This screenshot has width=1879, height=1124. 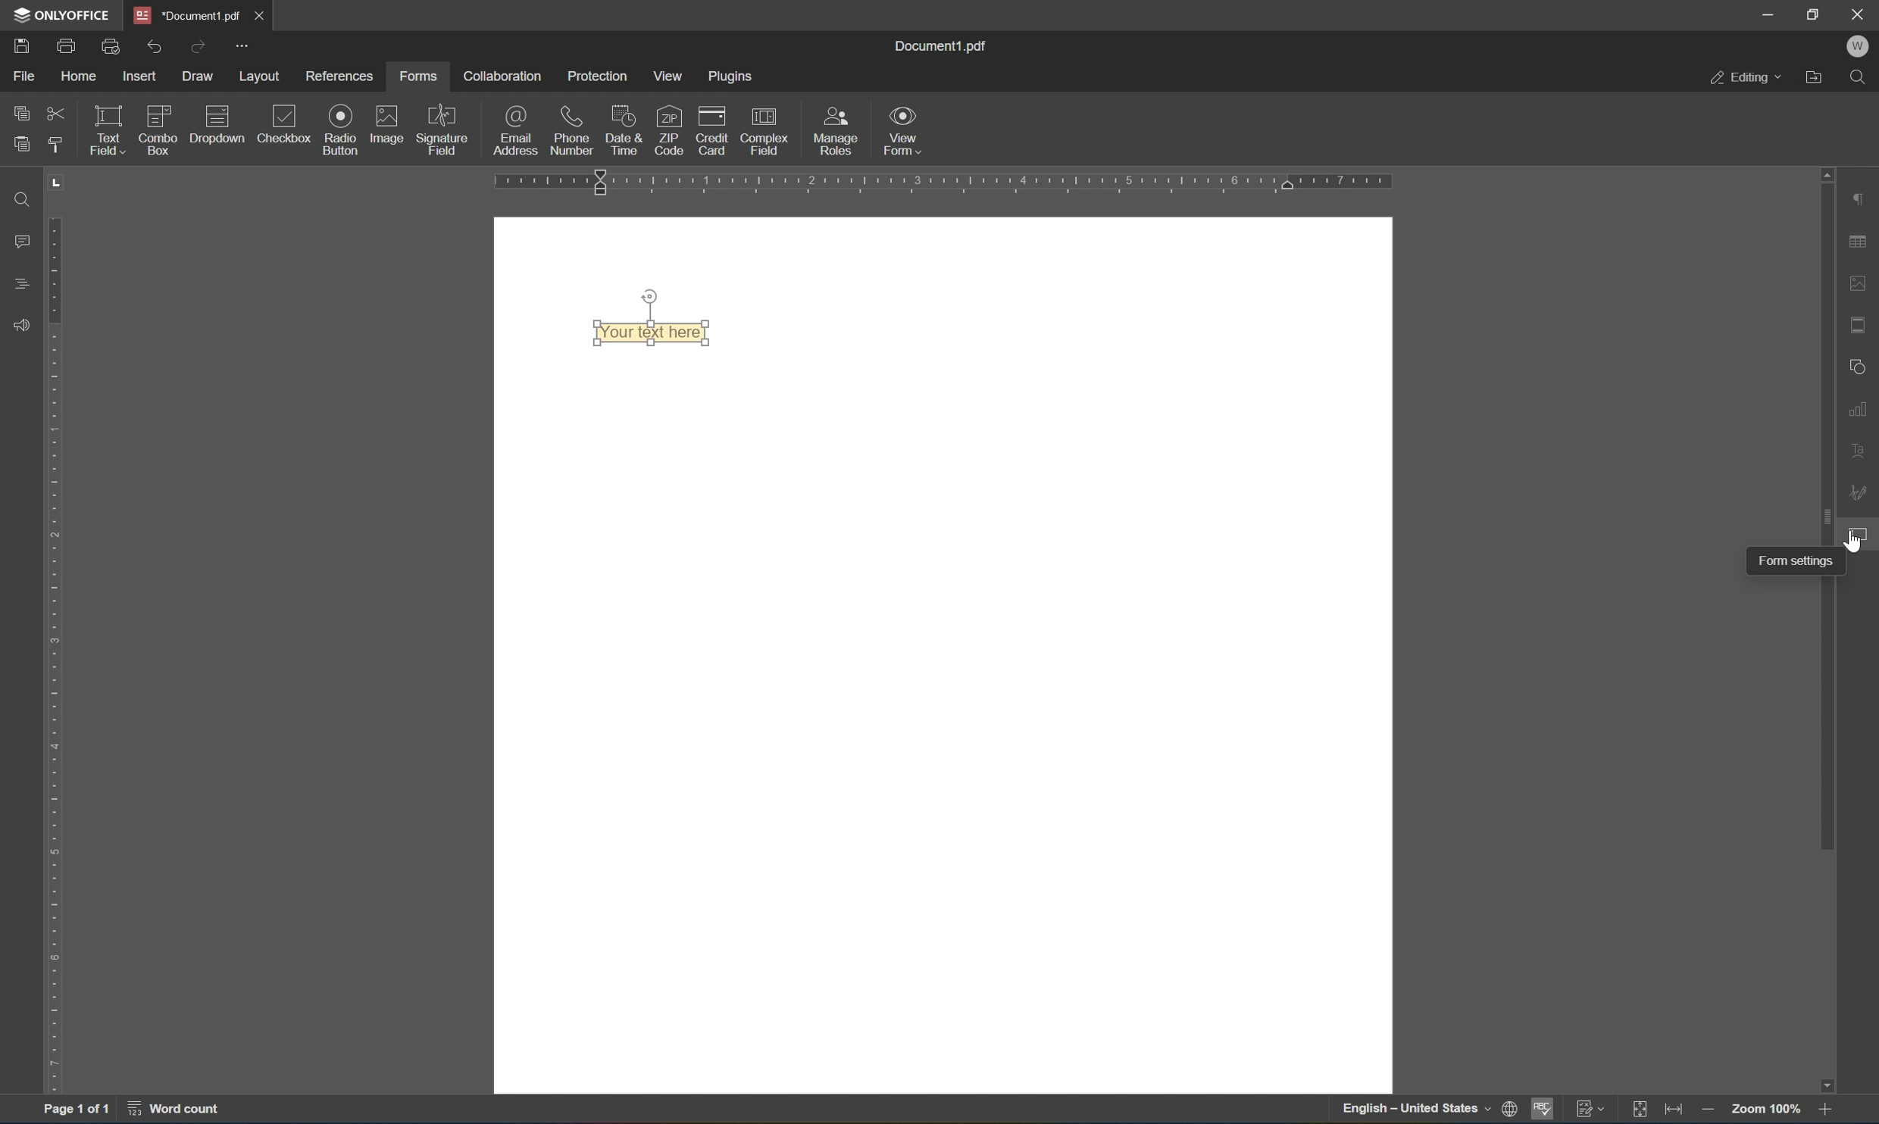 What do you see at coordinates (713, 129) in the screenshot?
I see `credit card` at bounding box center [713, 129].